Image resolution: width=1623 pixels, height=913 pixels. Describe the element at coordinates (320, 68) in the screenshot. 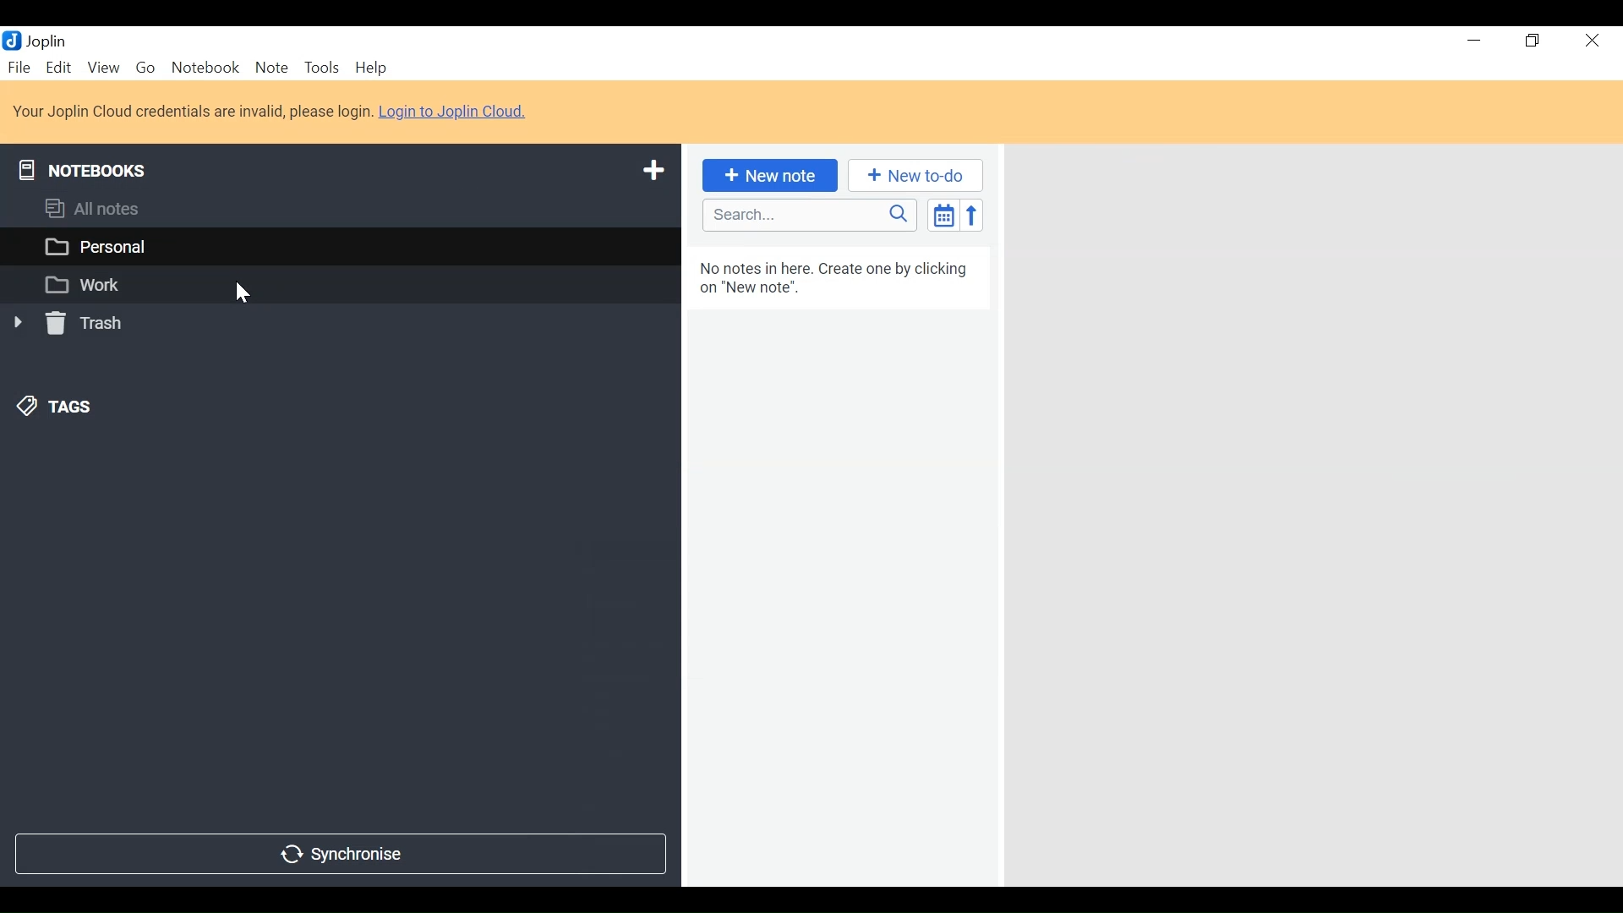

I see `Tools` at that location.